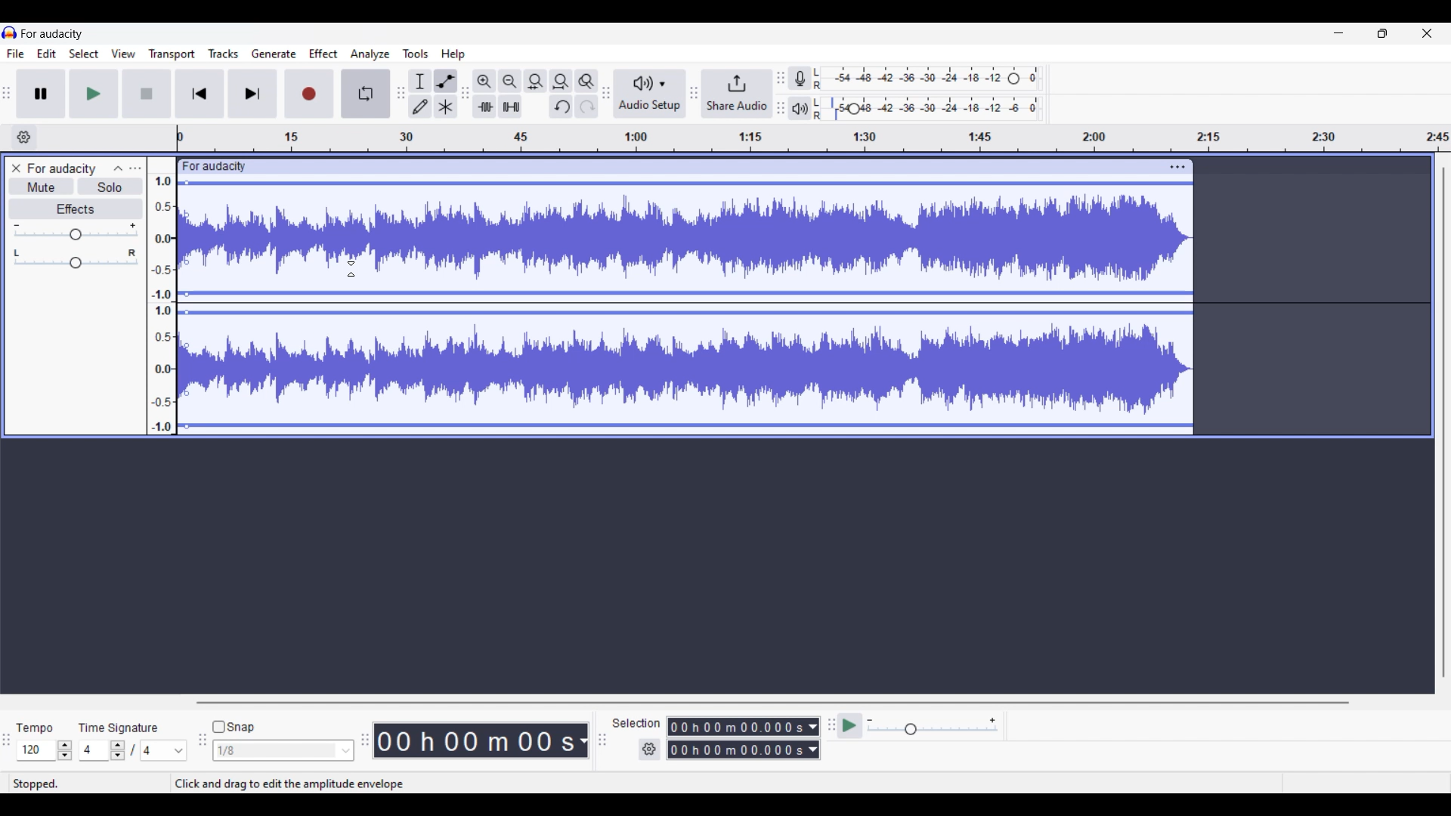 The width and height of the screenshot is (1451, 816). Describe the element at coordinates (1383, 33) in the screenshot. I see `Show in smaller tab` at that location.